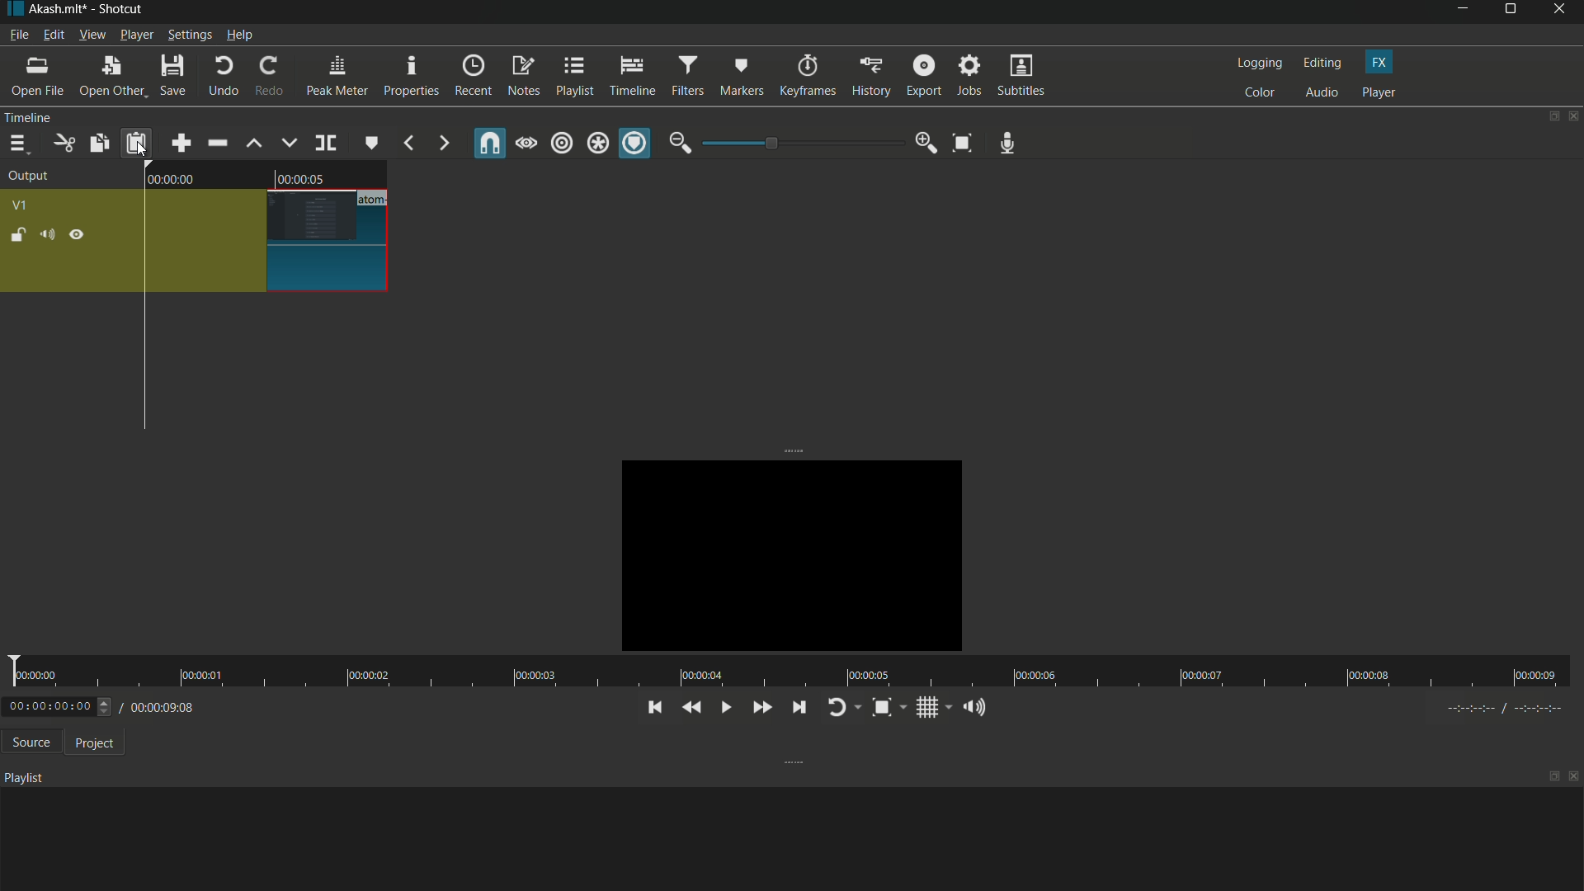 This screenshot has width=1584, height=891. I want to click on notes, so click(524, 78).